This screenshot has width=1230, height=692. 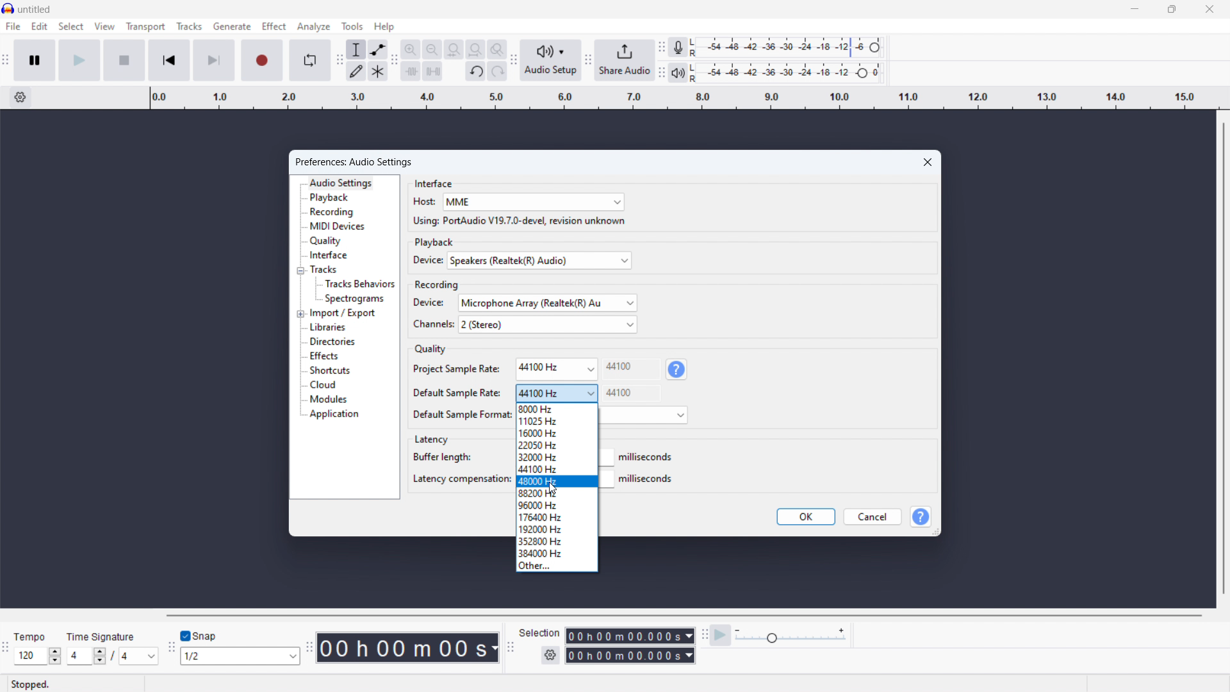 I want to click on cloud, so click(x=323, y=385).